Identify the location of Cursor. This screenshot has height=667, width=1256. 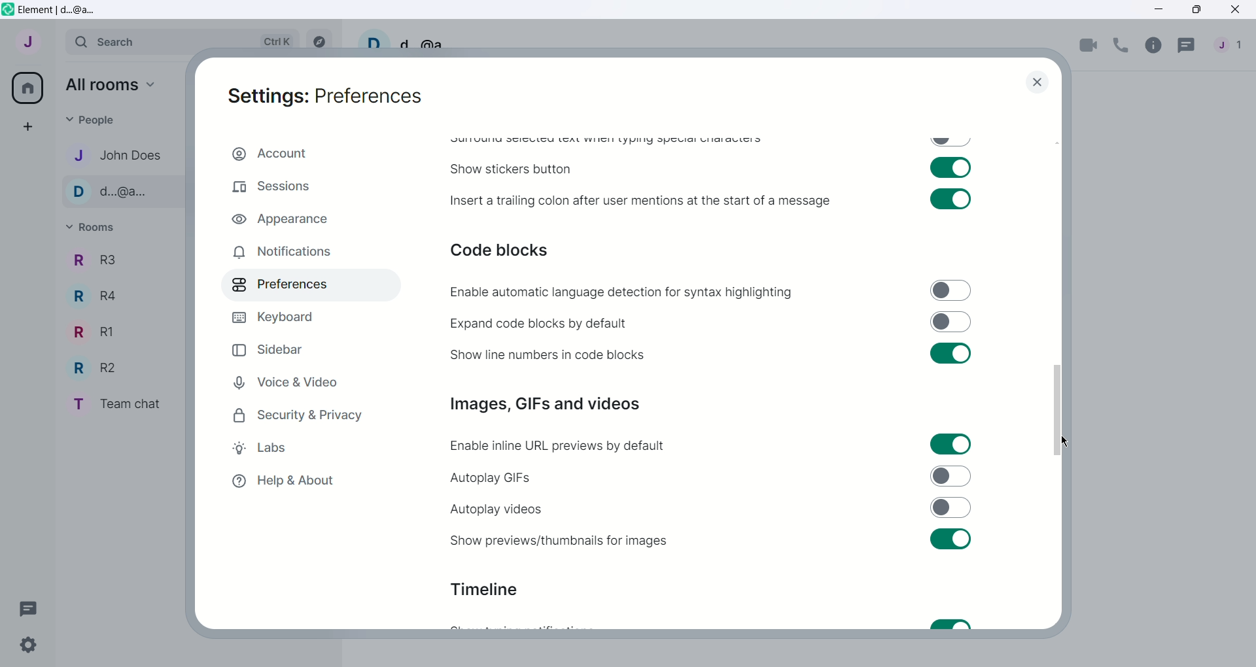
(1065, 441).